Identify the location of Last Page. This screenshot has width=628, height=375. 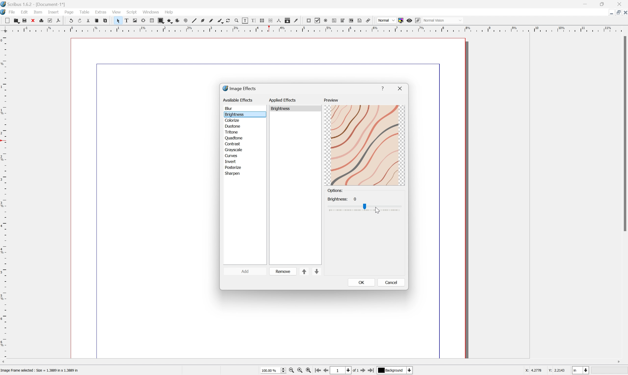
(373, 370).